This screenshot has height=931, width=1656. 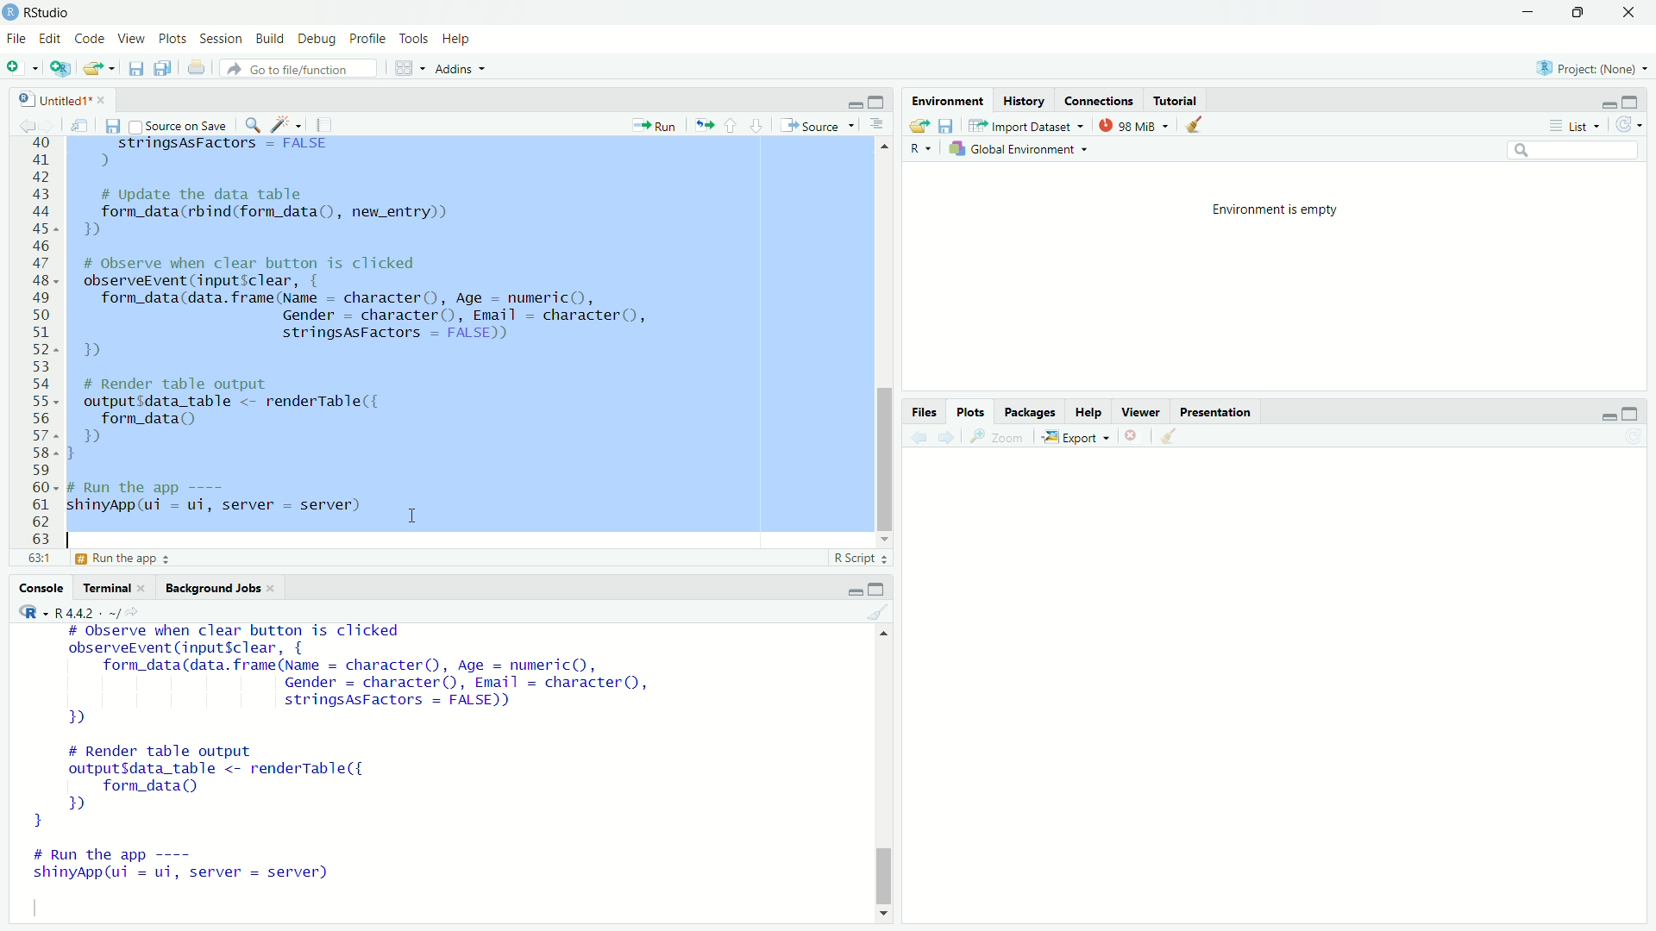 What do you see at coordinates (10, 11) in the screenshot?
I see `logo` at bounding box center [10, 11].